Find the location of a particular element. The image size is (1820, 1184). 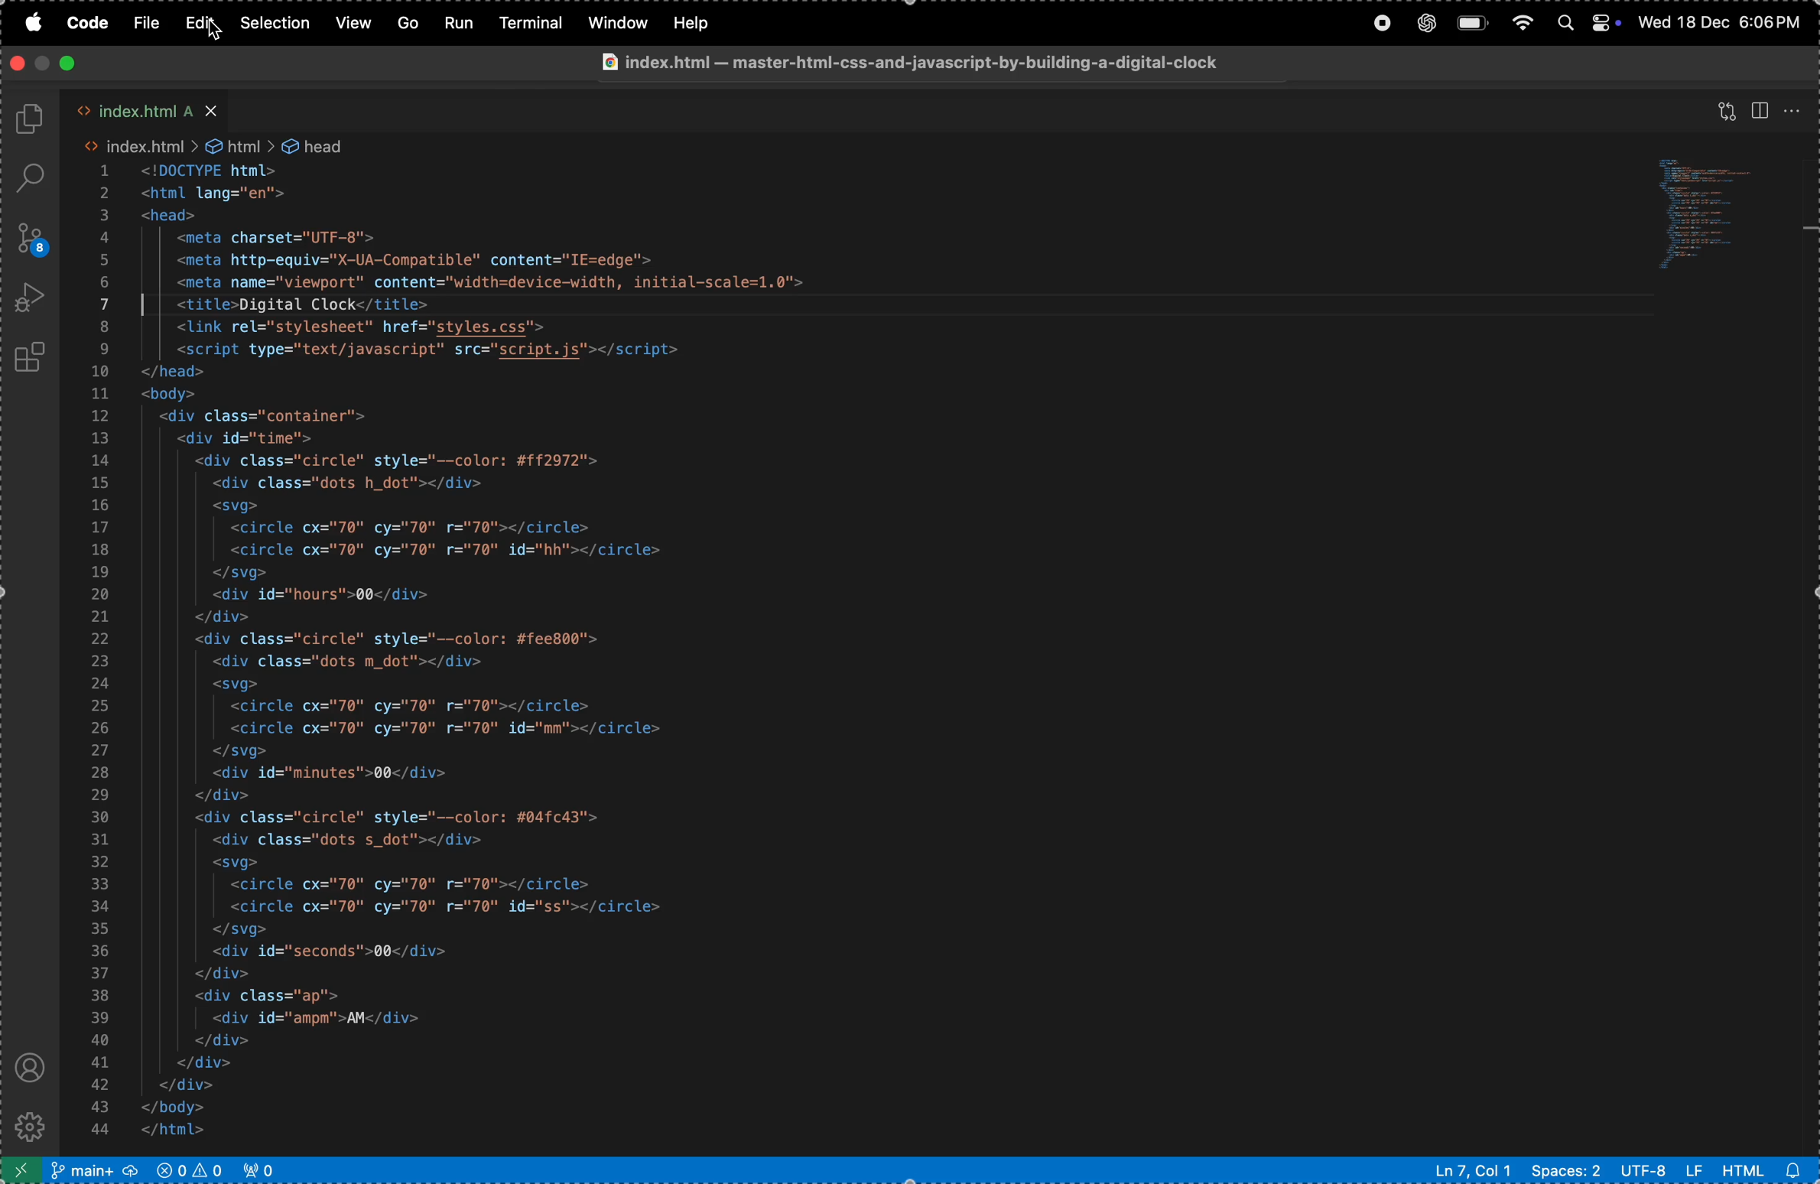

main repo is located at coordinates (93, 1170).